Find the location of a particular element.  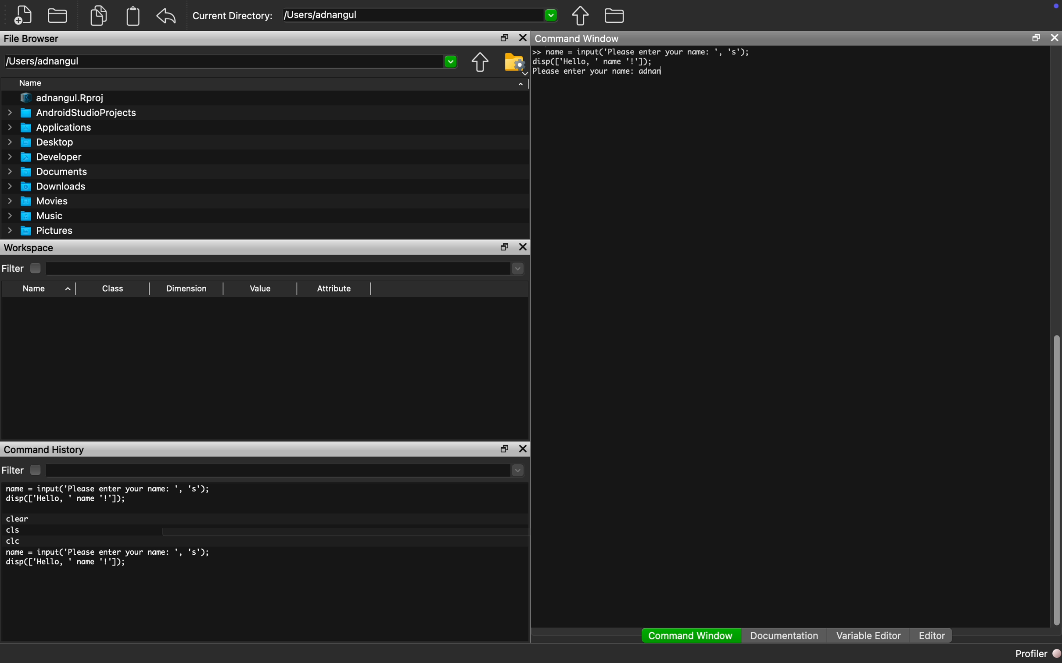

duplicate is located at coordinates (100, 15).